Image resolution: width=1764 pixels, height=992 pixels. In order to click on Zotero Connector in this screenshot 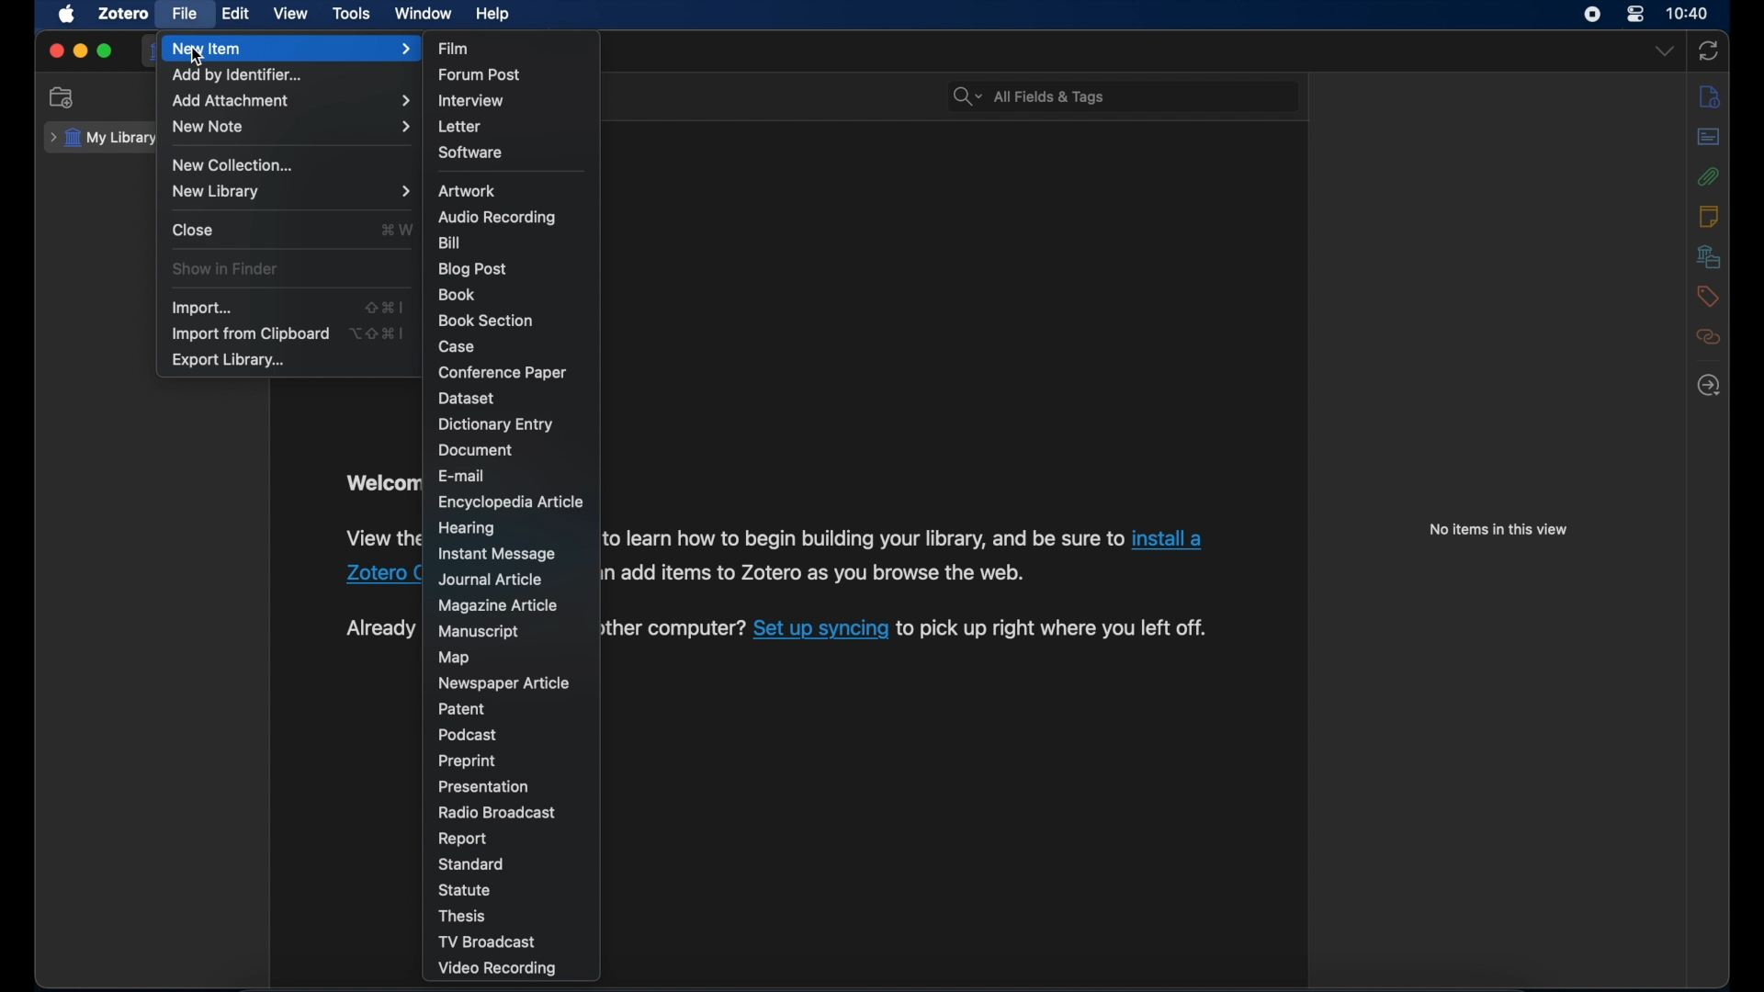, I will do `click(380, 575)`.